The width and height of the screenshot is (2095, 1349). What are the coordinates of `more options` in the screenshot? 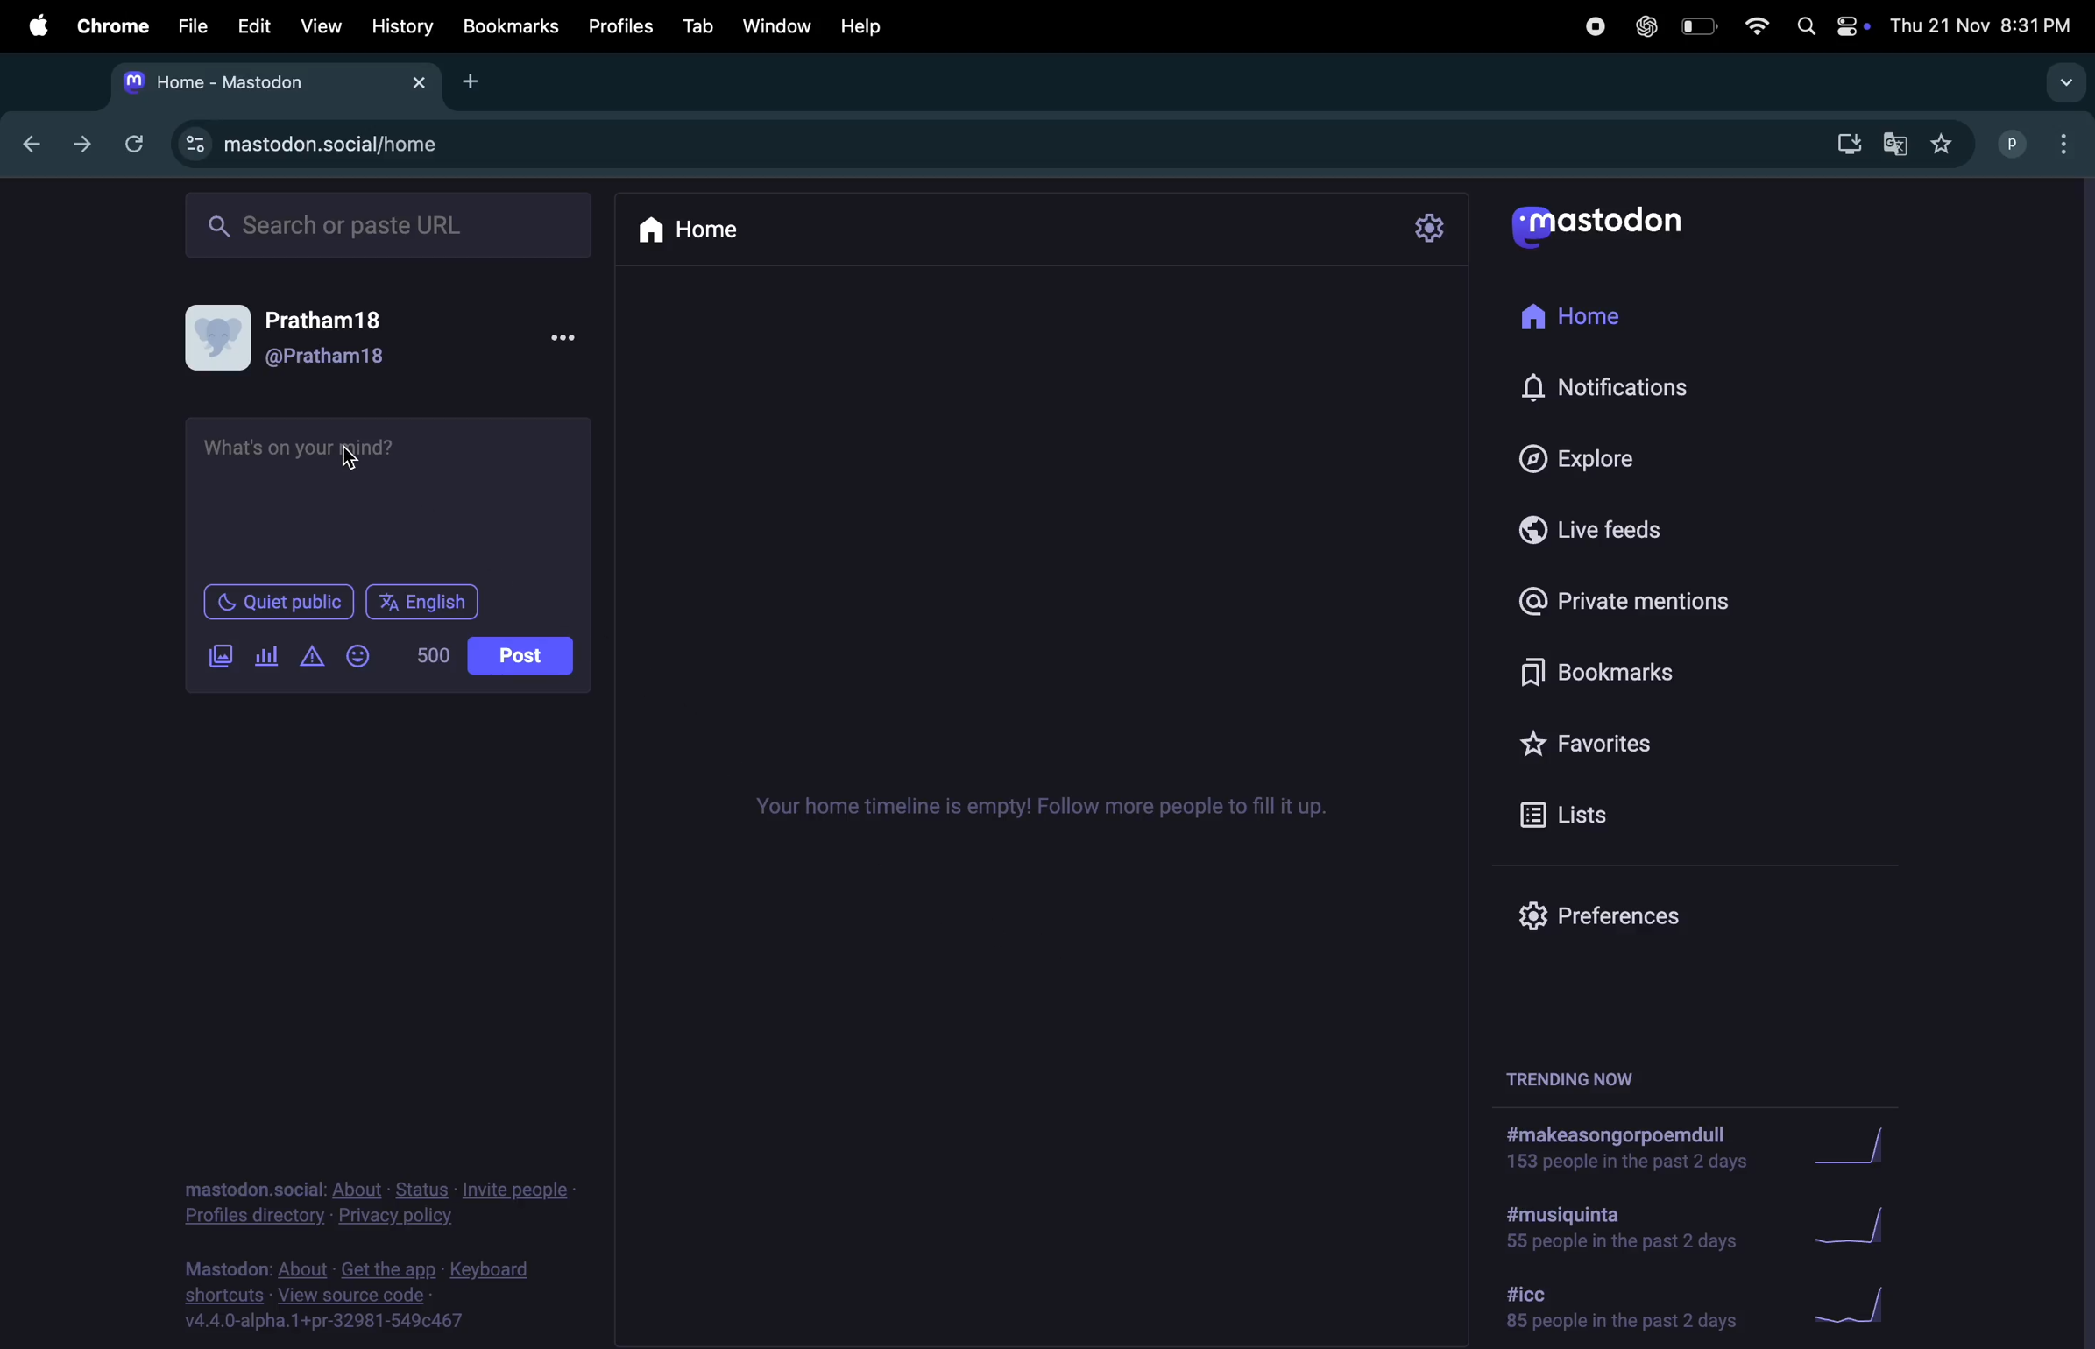 It's located at (564, 340).